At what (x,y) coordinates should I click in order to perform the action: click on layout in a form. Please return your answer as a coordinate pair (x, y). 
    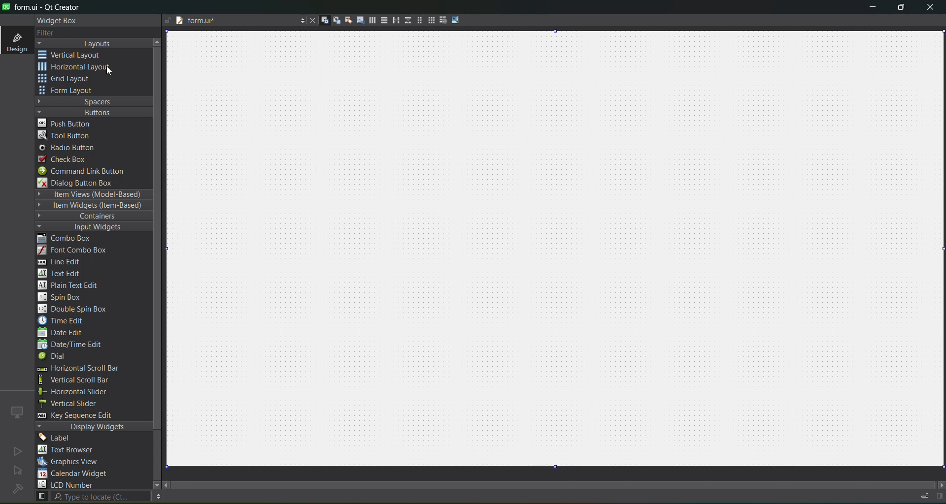
    Looking at the image, I should click on (416, 20).